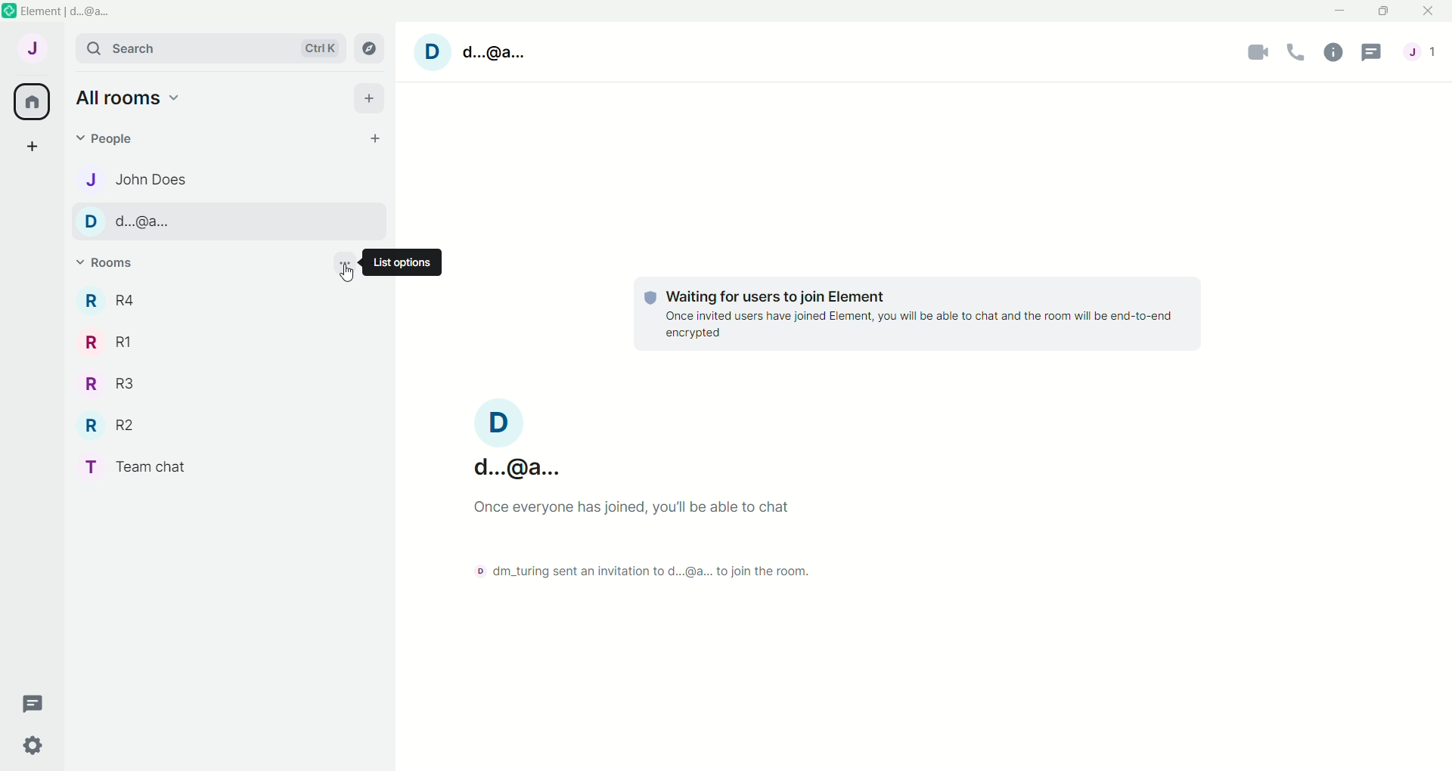 The image size is (1452, 771). Describe the element at coordinates (9, 11) in the screenshot. I see `element icon` at that location.